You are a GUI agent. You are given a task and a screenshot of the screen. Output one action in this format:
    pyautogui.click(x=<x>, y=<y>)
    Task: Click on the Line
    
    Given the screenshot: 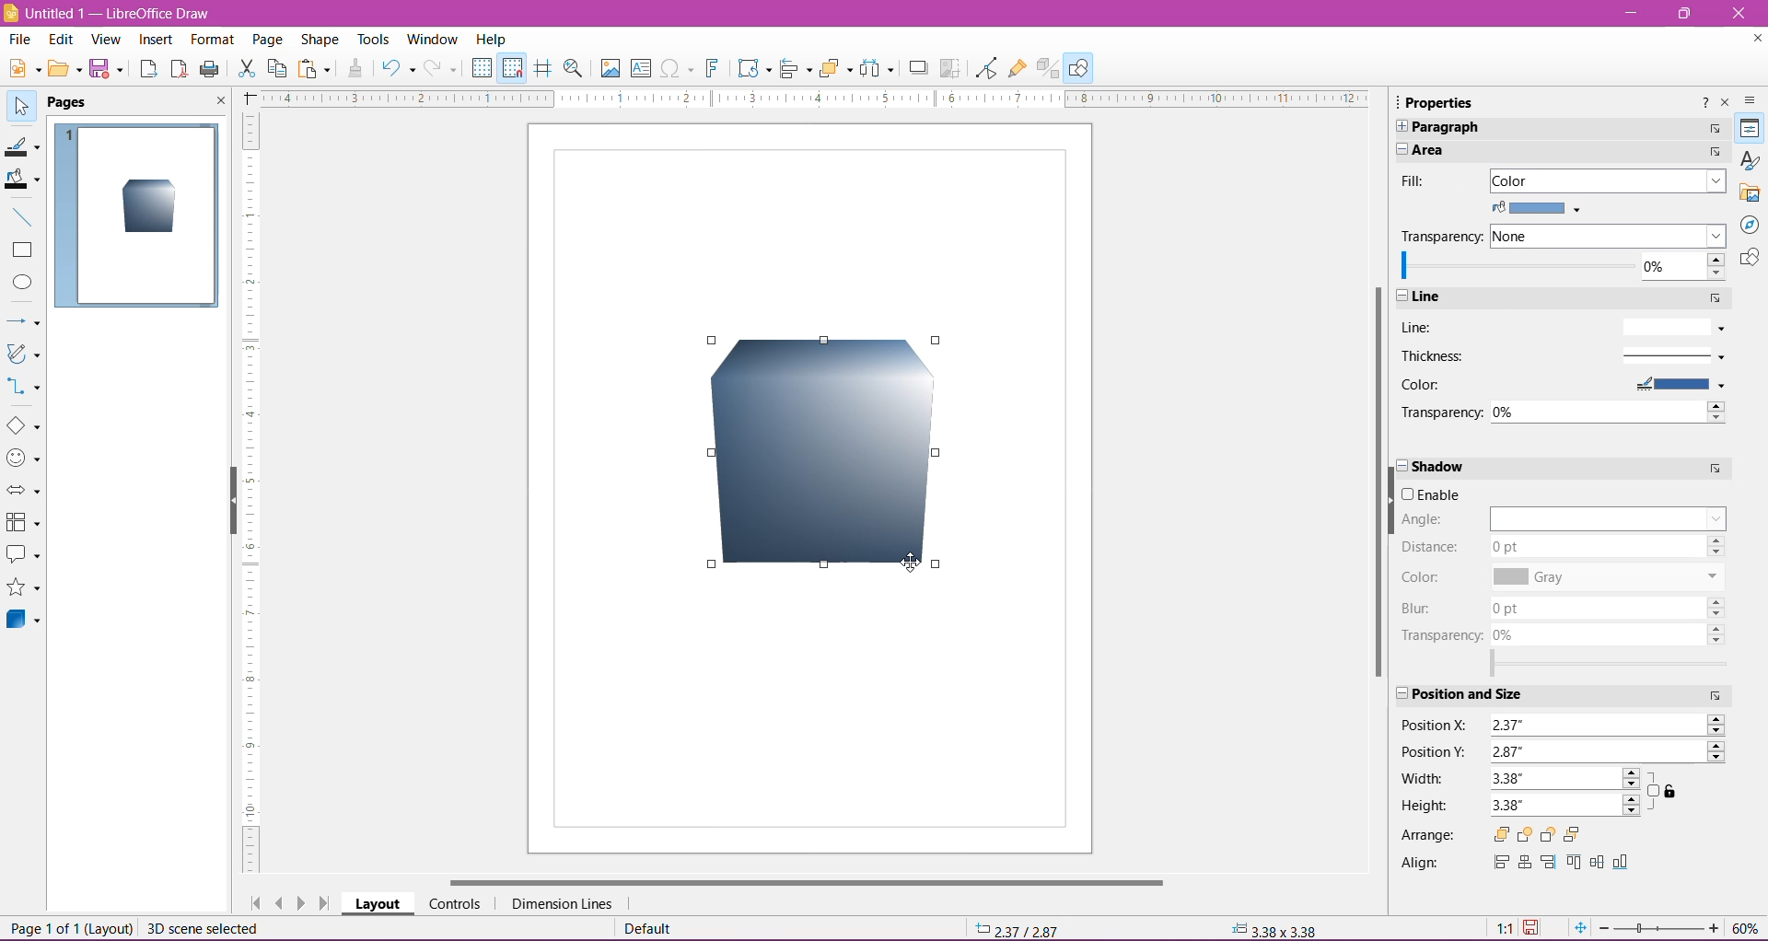 What is the action you would take?
    pyautogui.click(x=1544, y=297)
    